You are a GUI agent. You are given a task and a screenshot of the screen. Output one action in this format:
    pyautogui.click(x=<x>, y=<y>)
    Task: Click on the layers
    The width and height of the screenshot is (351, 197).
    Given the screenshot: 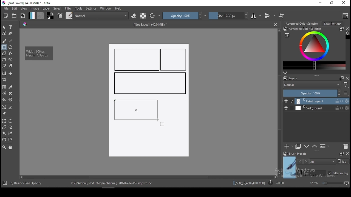 What is the action you would take?
    pyautogui.click(x=292, y=79)
    